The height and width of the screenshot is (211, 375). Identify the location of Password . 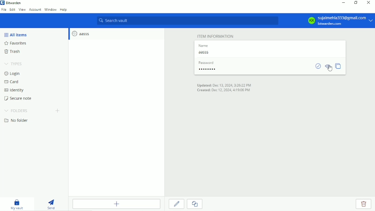
(208, 70).